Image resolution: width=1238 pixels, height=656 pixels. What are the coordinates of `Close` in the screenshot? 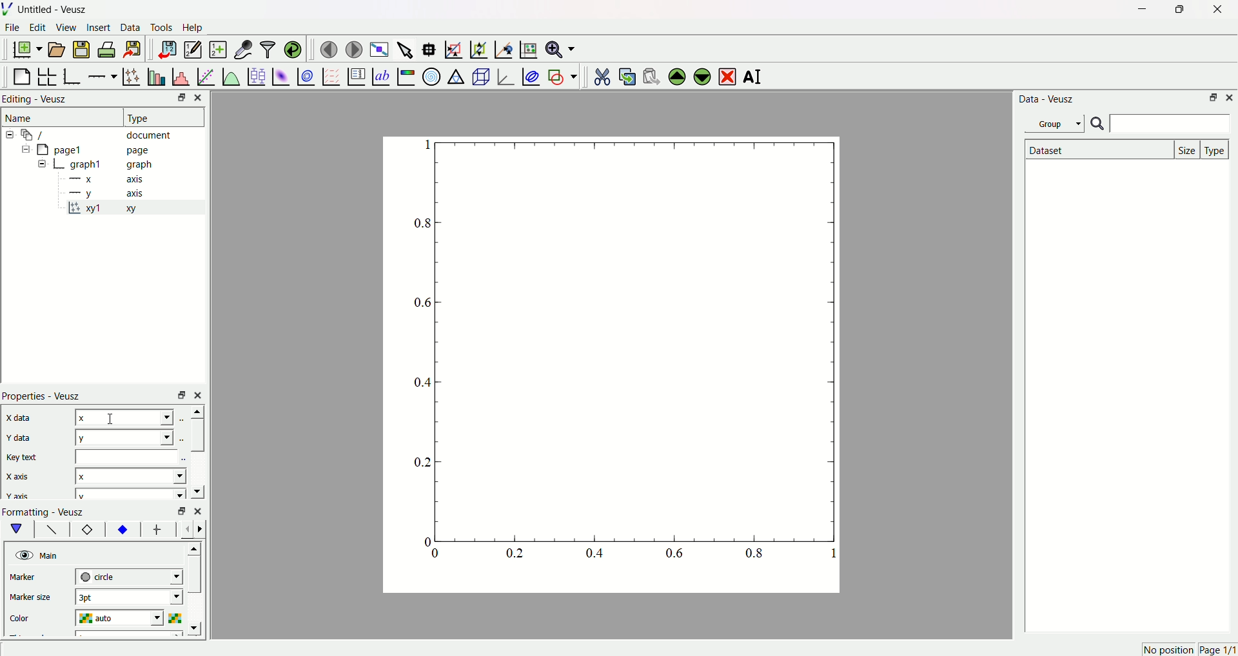 It's located at (202, 97).